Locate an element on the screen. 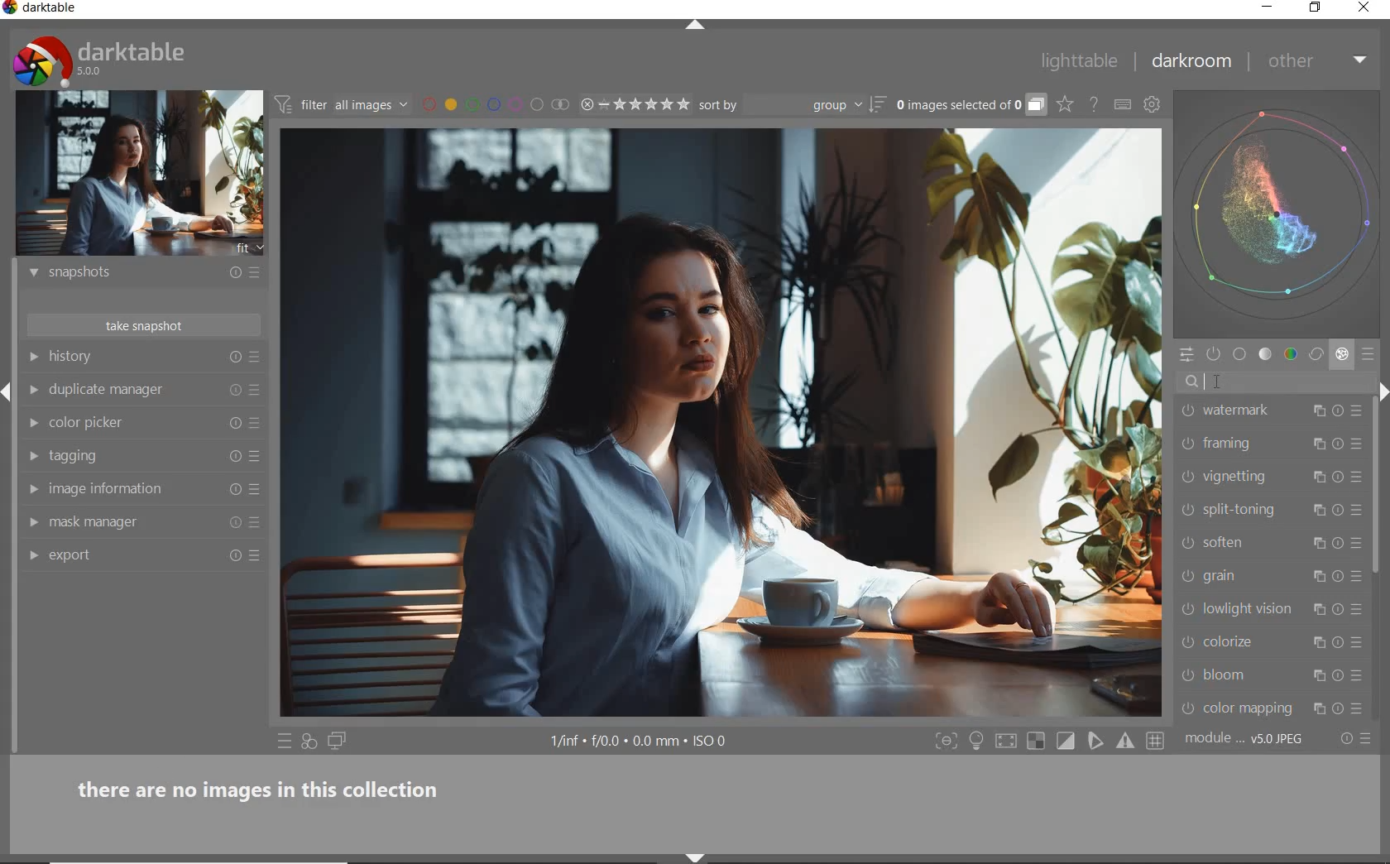  quick access for applying any of your styles is located at coordinates (310, 742).